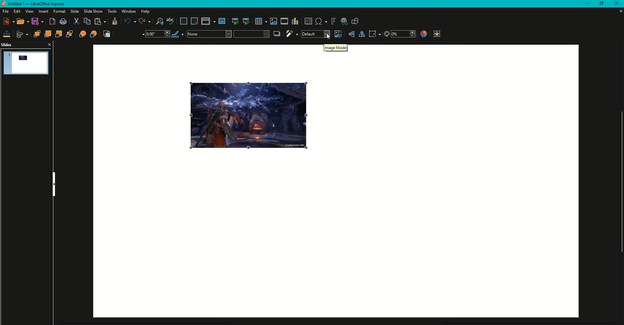 This screenshot has height=325, width=624. Describe the element at coordinates (315, 34) in the screenshot. I see `Image Mode` at that location.